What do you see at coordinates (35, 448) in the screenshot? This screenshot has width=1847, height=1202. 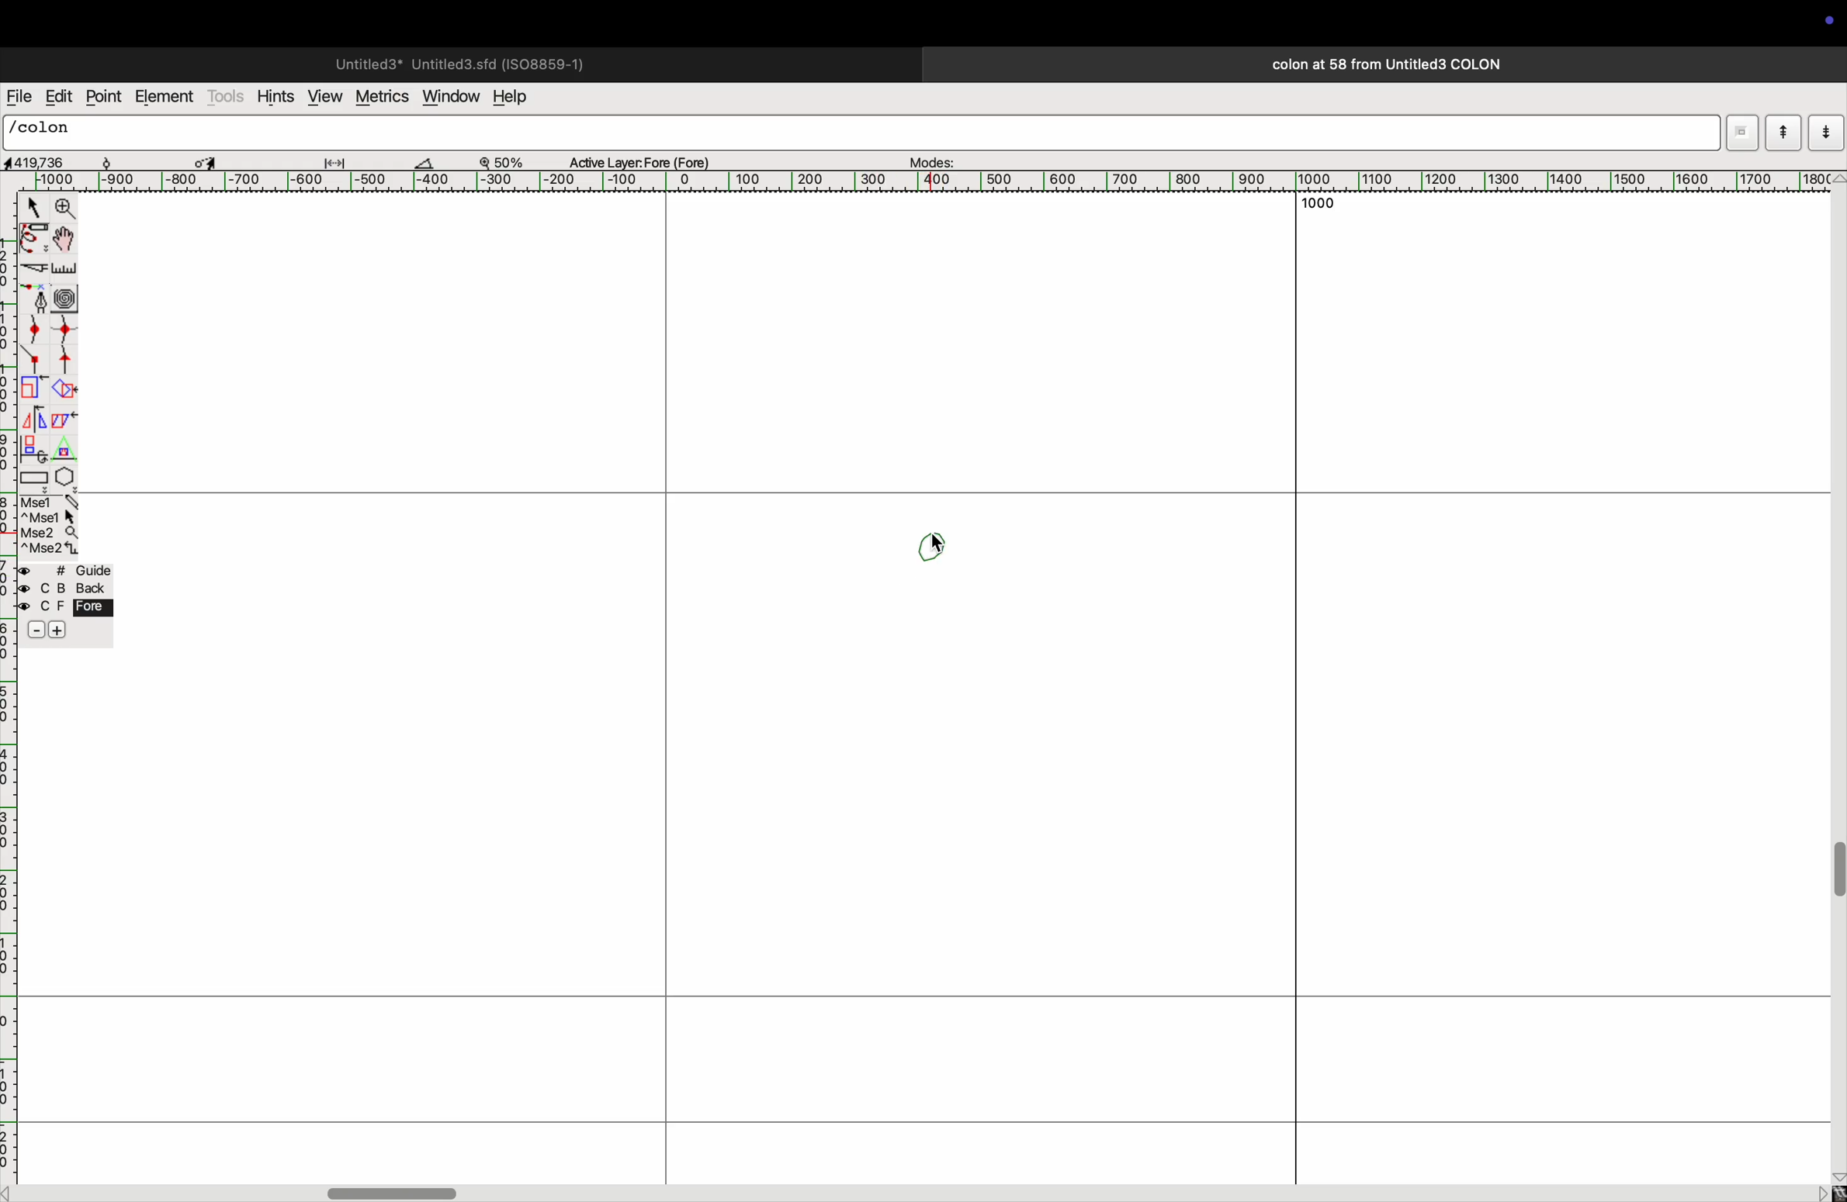 I see `clone` at bounding box center [35, 448].